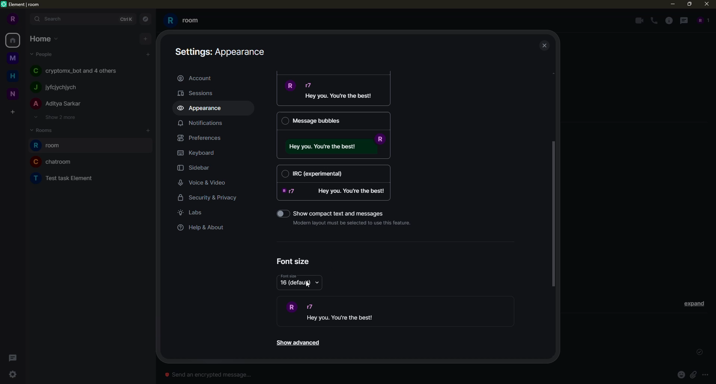  What do you see at coordinates (655, 21) in the screenshot?
I see `voice call` at bounding box center [655, 21].